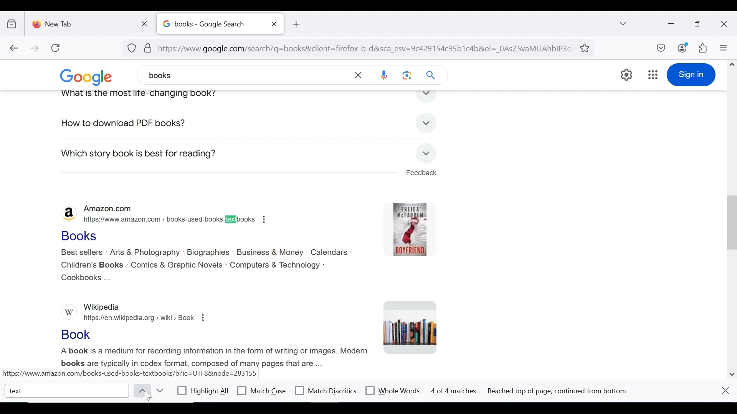  What do you see at coordinates (627, 75) in the screenshot?
I see `quick settings` at bounding box center [627, 75].